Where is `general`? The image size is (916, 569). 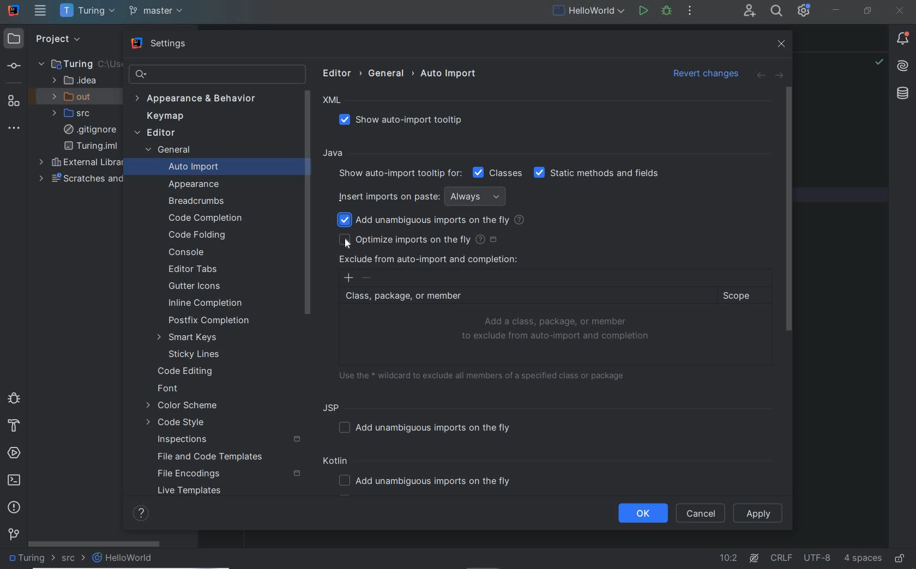
general is located at coordinates (388, 73).